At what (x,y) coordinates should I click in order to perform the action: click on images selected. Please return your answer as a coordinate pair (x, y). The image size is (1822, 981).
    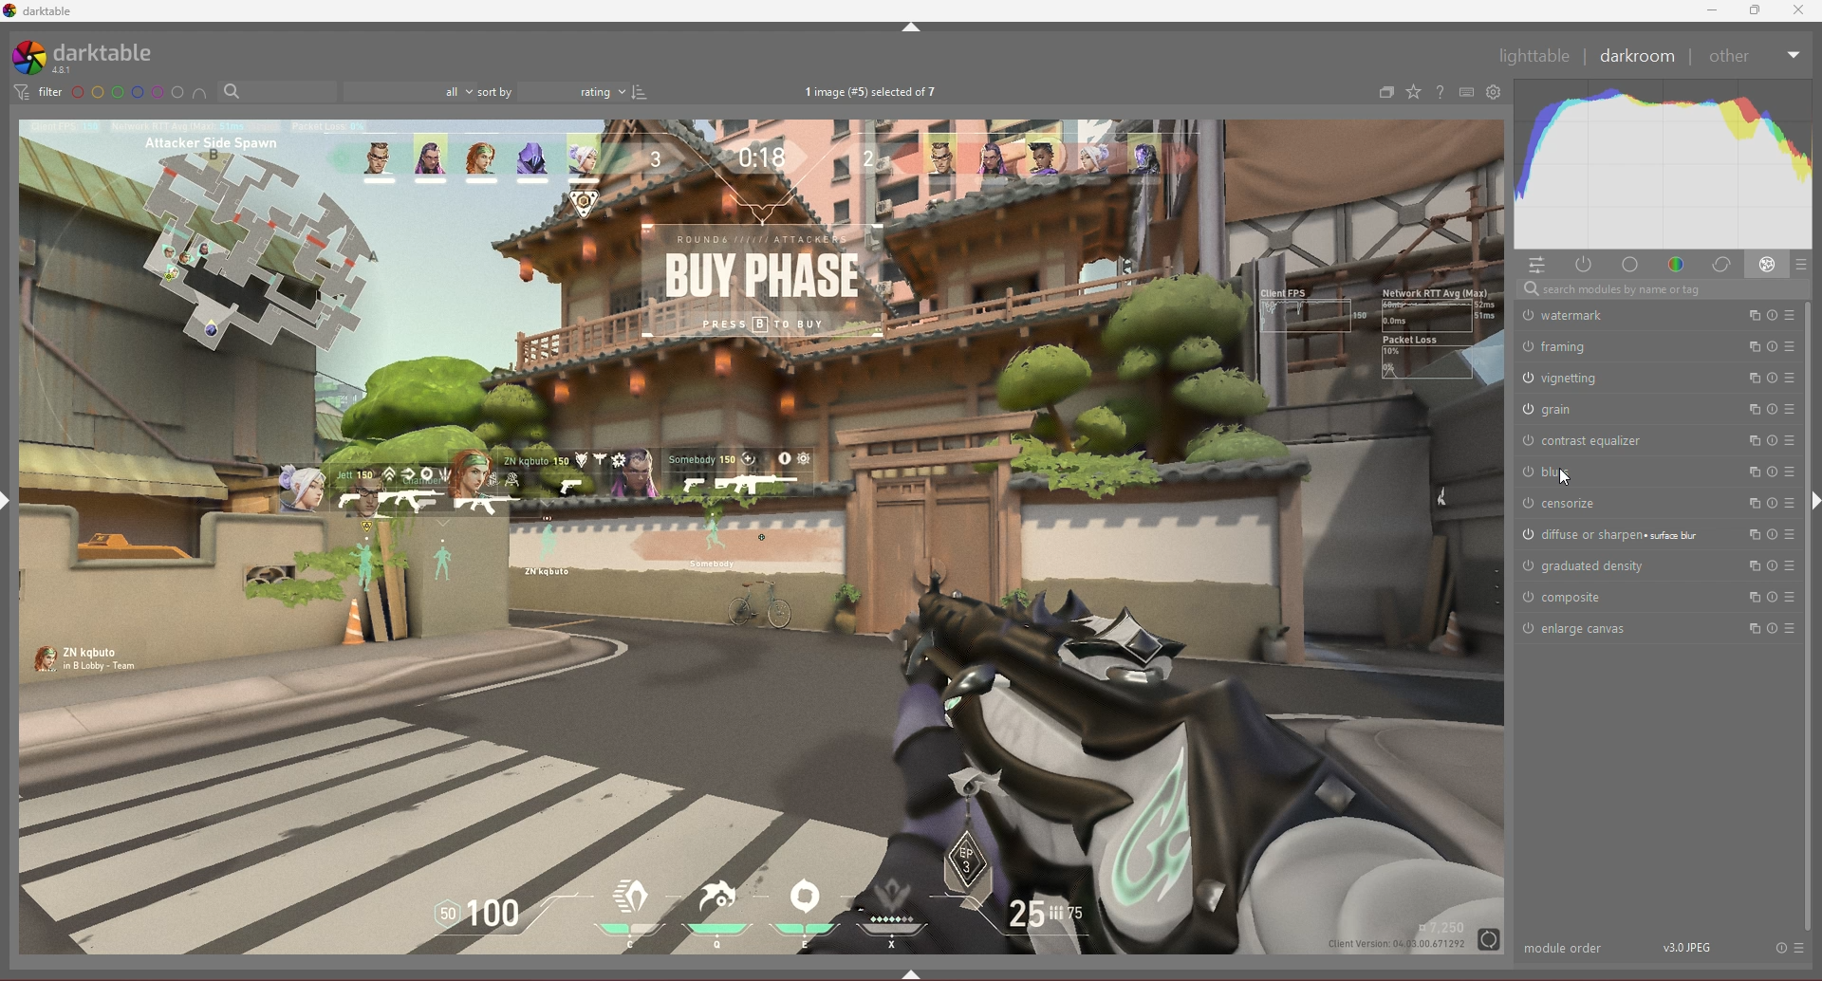
    Looking at the image, I should click on (873, 91).